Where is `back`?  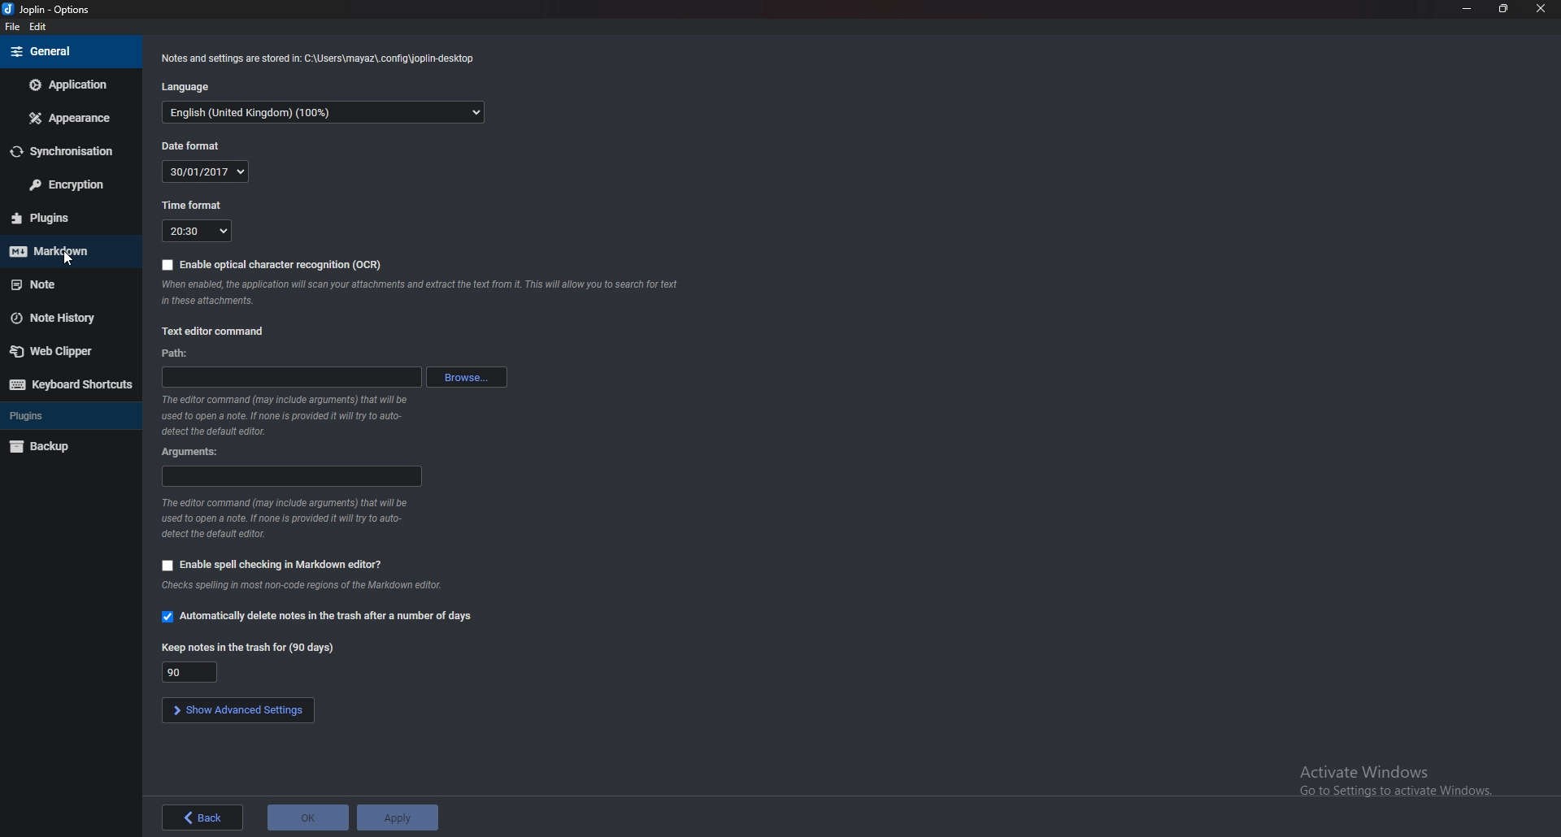
back is located at coordinates (202, 817).